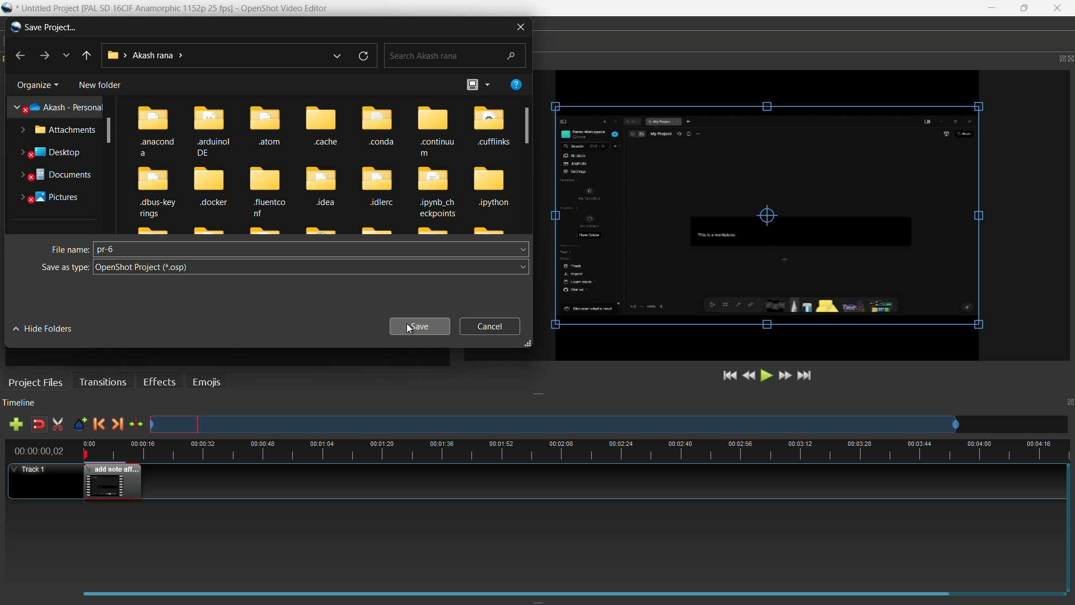 This screenshot has width=1075, height=605. Describe the element at coordinates (1068, 403) in the screenshot. I see `close timeline` at that location.